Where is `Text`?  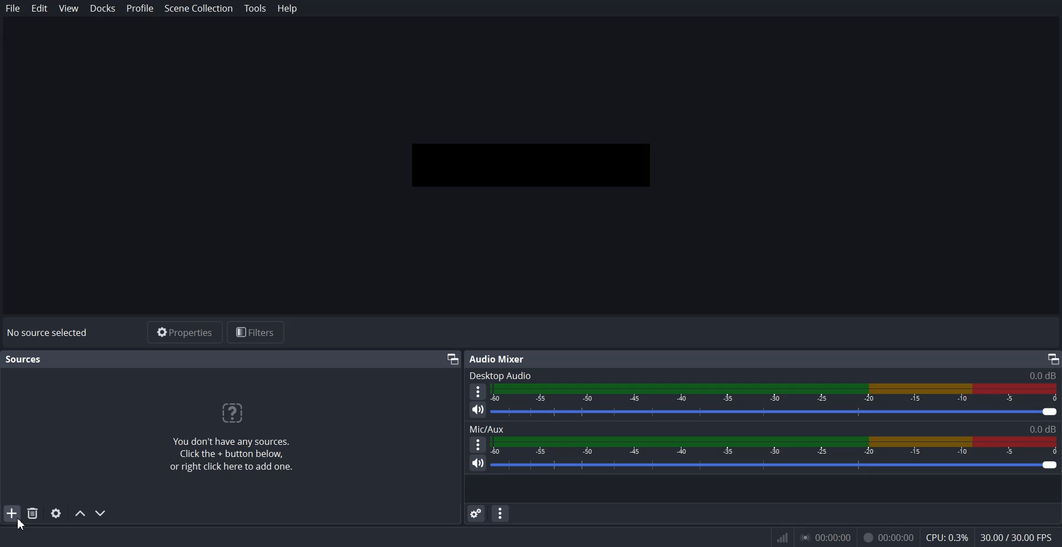
Text is located at coordinates (47, 332).